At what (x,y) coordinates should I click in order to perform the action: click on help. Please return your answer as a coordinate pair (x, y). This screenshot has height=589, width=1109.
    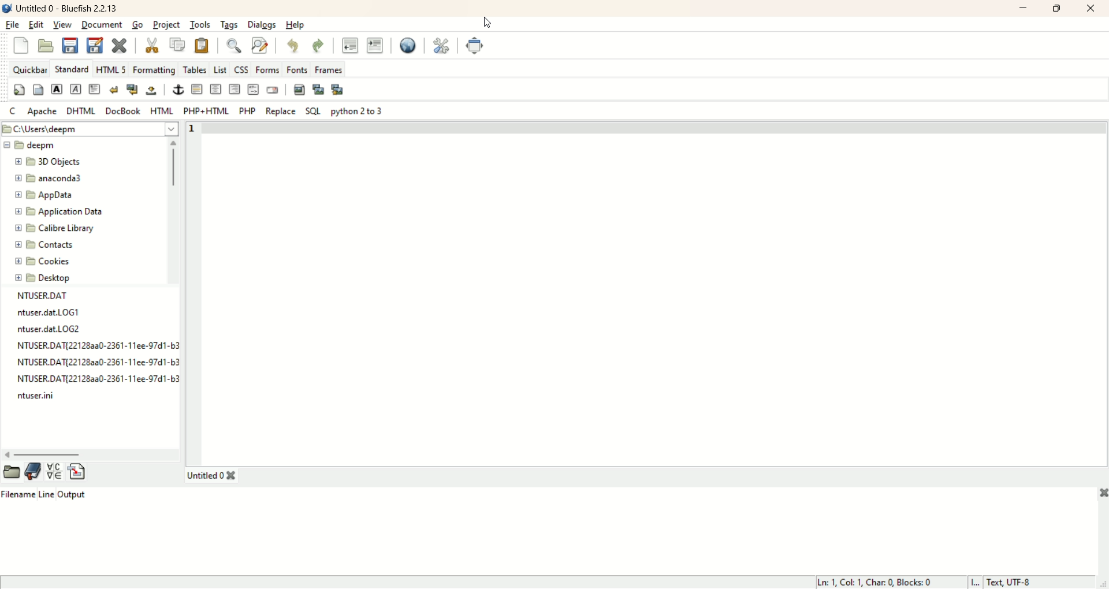
    Looking at the image, I should click on (298, 24).